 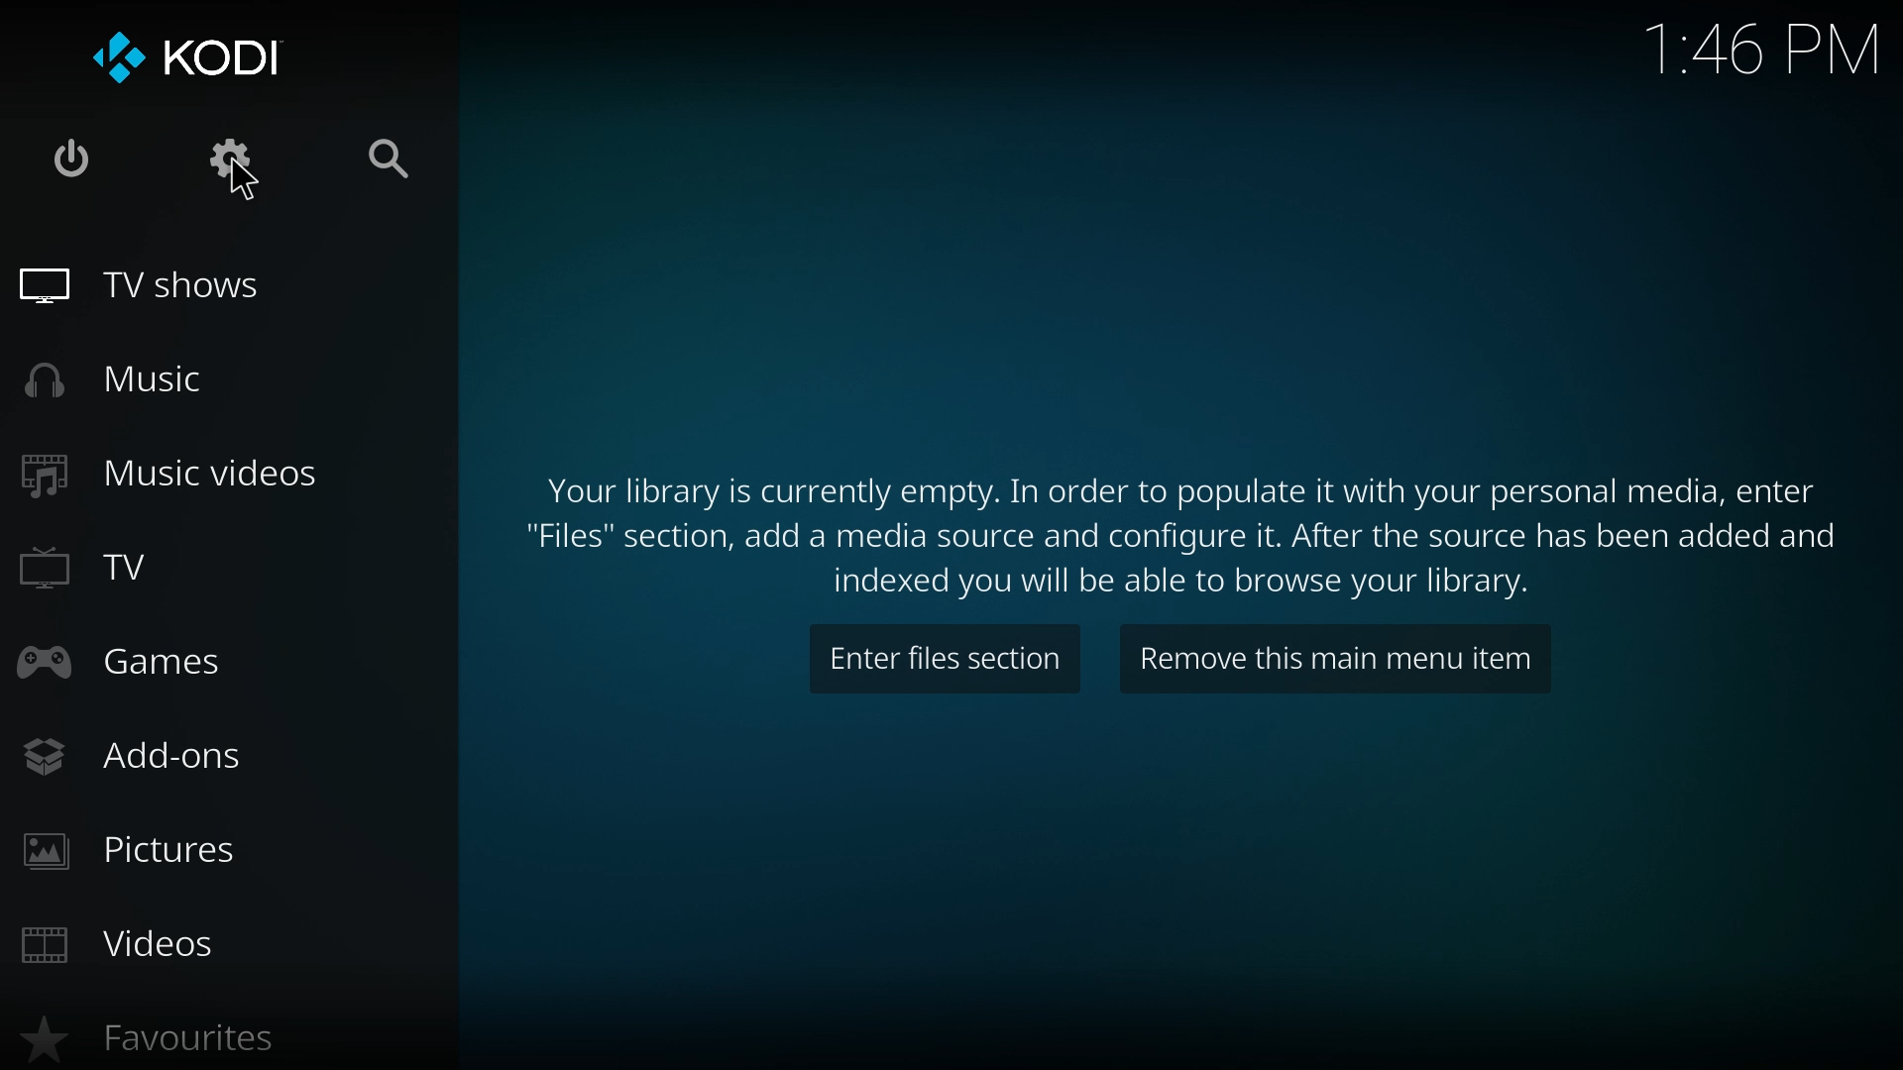 What do you see at coordinates (186, 477) in the screenshot?
I see `music videos` at bounding box center [186, 477].